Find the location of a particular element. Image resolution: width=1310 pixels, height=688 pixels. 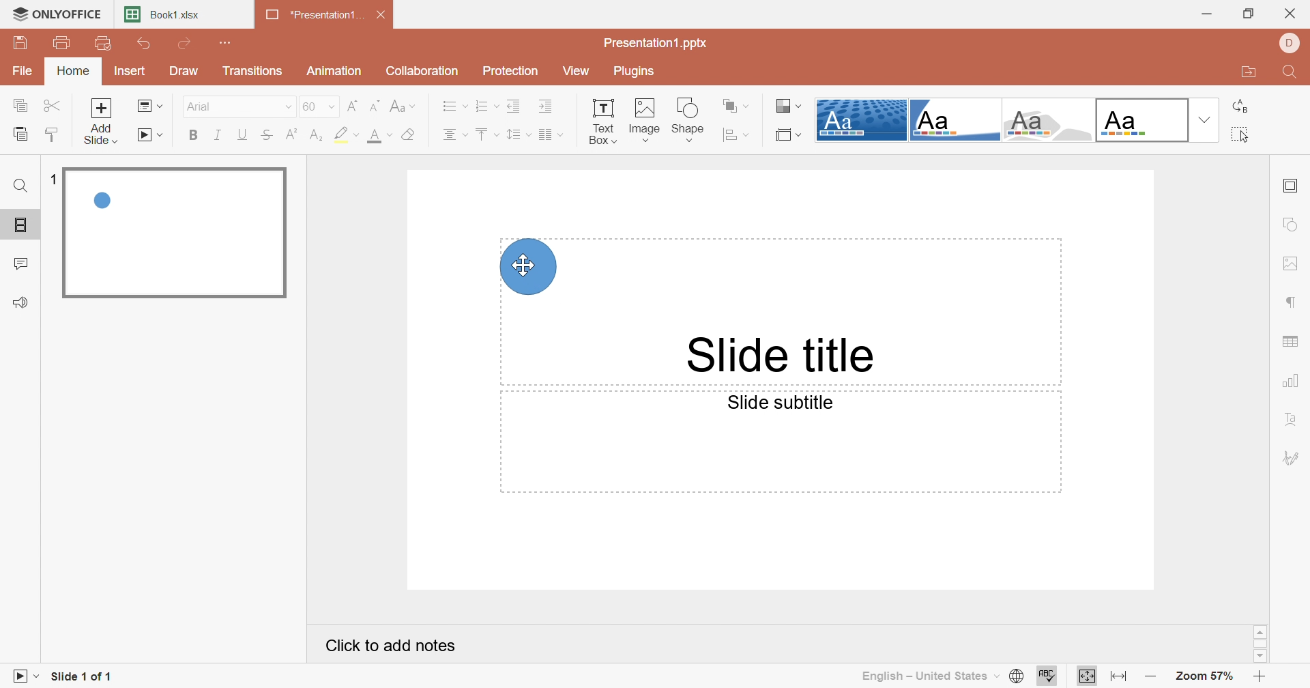

Slide title is located at coordinates (783, 356).